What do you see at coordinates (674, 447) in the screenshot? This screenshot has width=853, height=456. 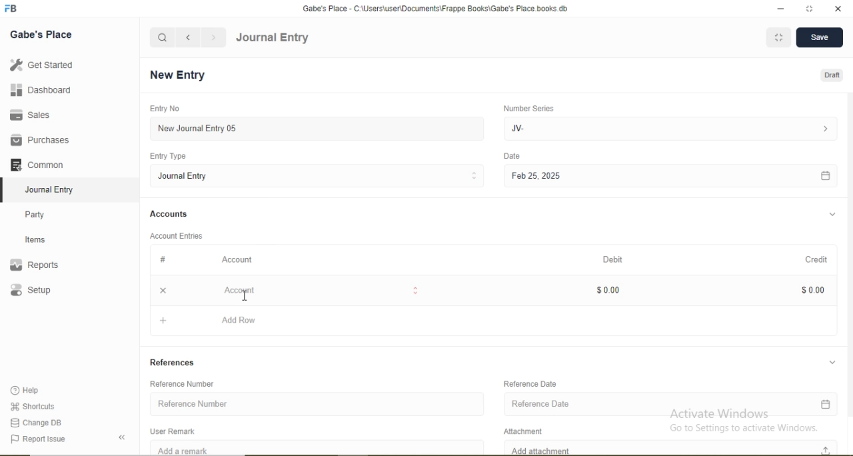 I see `Add attachment` at bounding box center [674, 447].